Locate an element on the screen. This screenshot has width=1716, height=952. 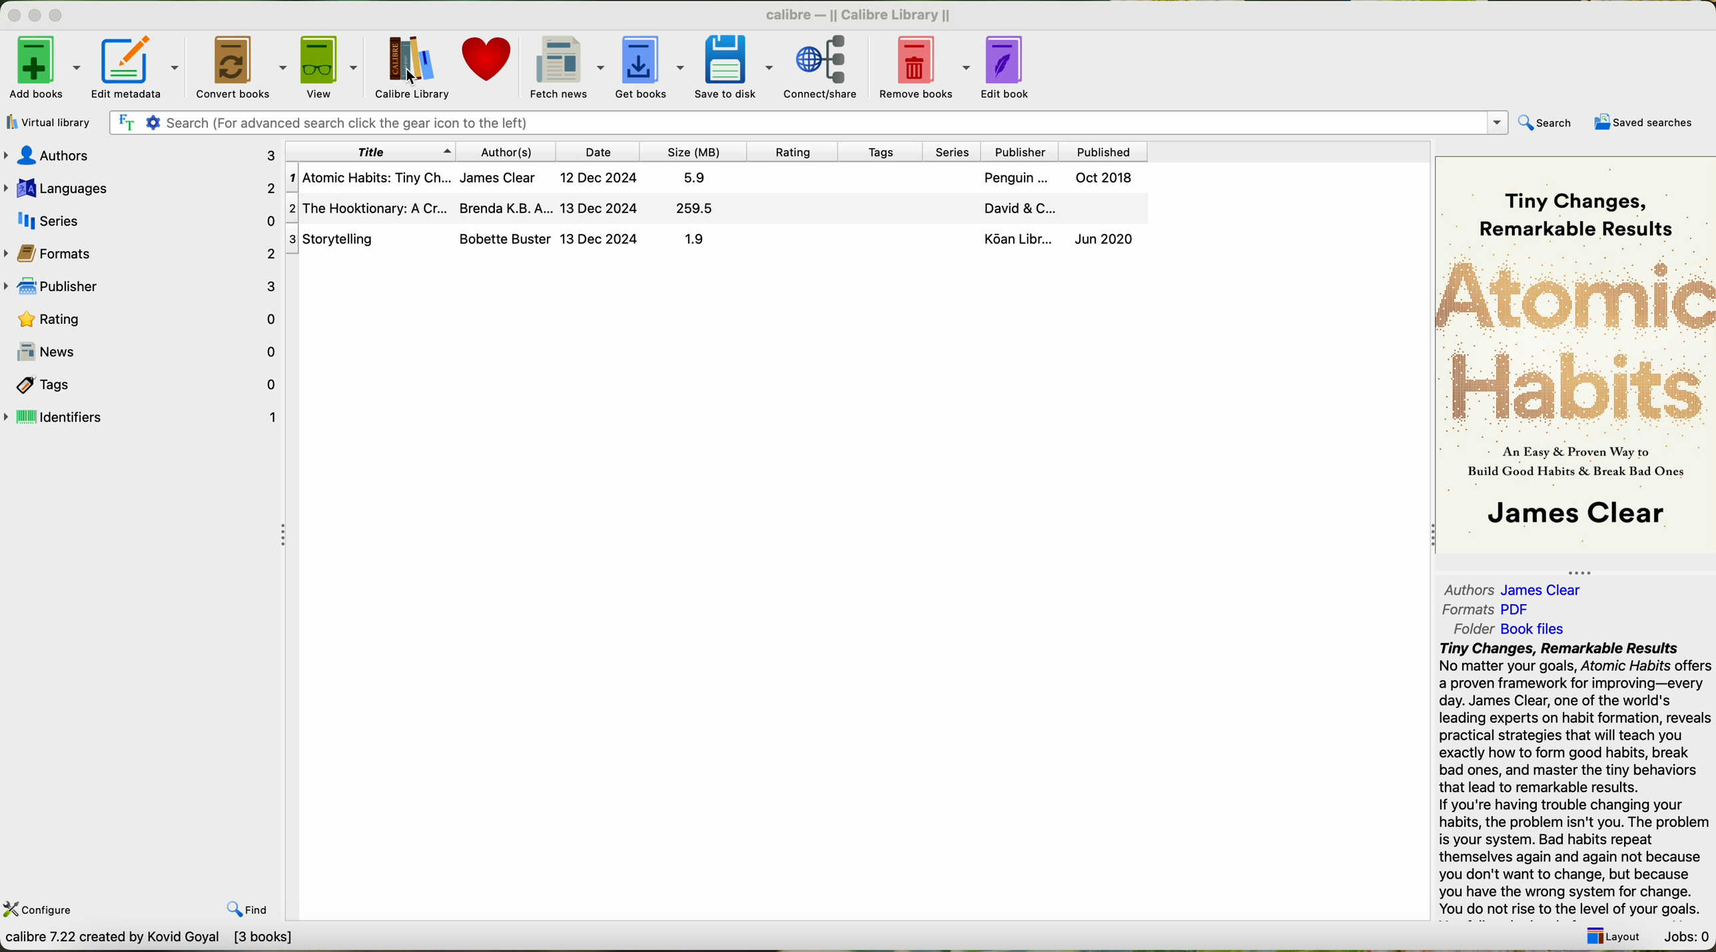
James Clear is located at coordinates (1547, 590).